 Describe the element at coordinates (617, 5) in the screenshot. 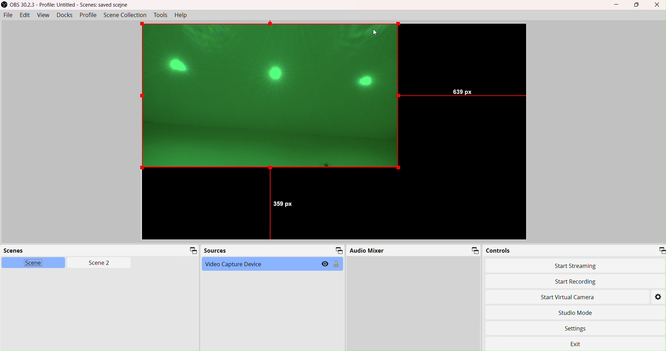

I see `Minimize` at that location.